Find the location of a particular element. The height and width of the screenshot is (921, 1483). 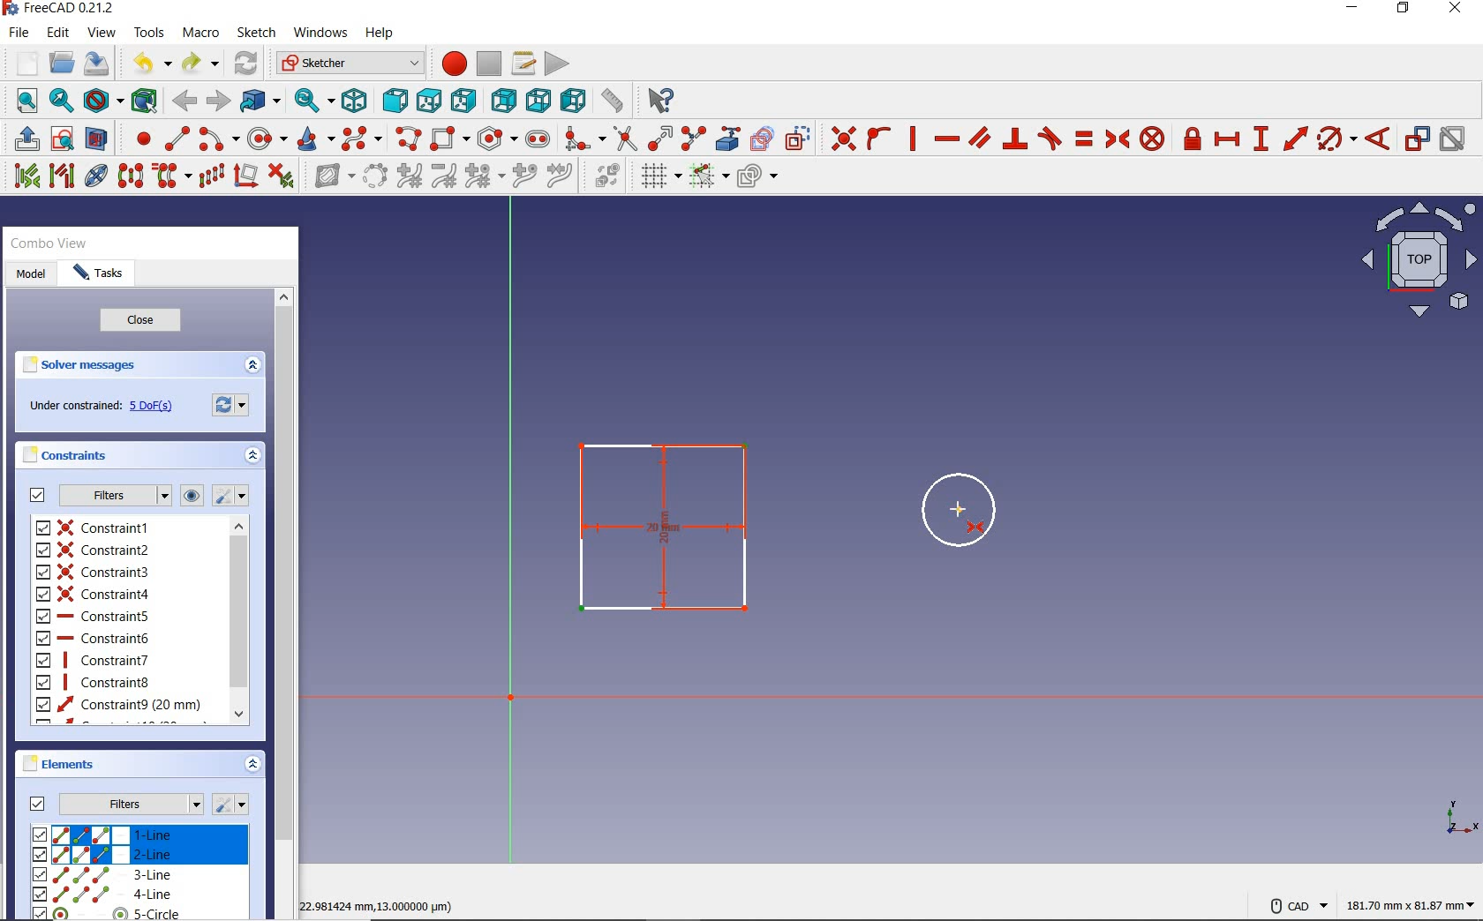

22.981424 mm, 13.000000 μm is located at coordinates (408, 908).